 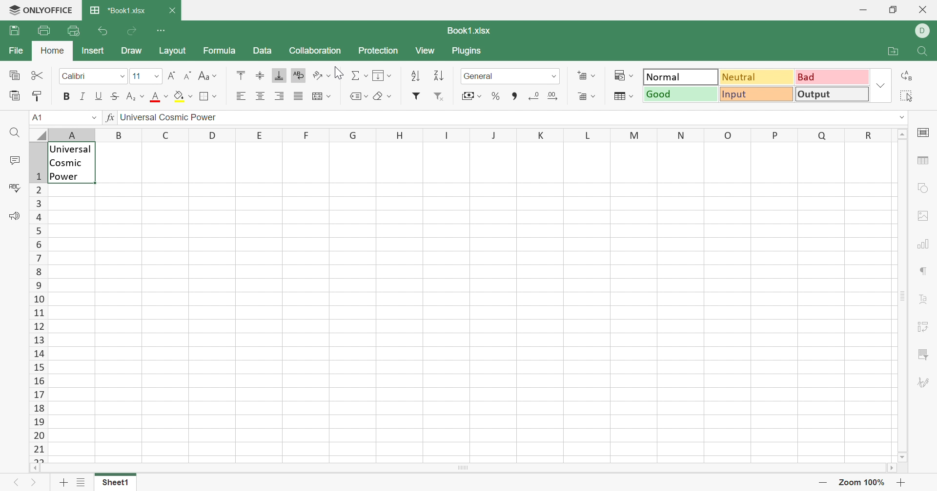 I want to click on Clear, so click(x=382, y=97).